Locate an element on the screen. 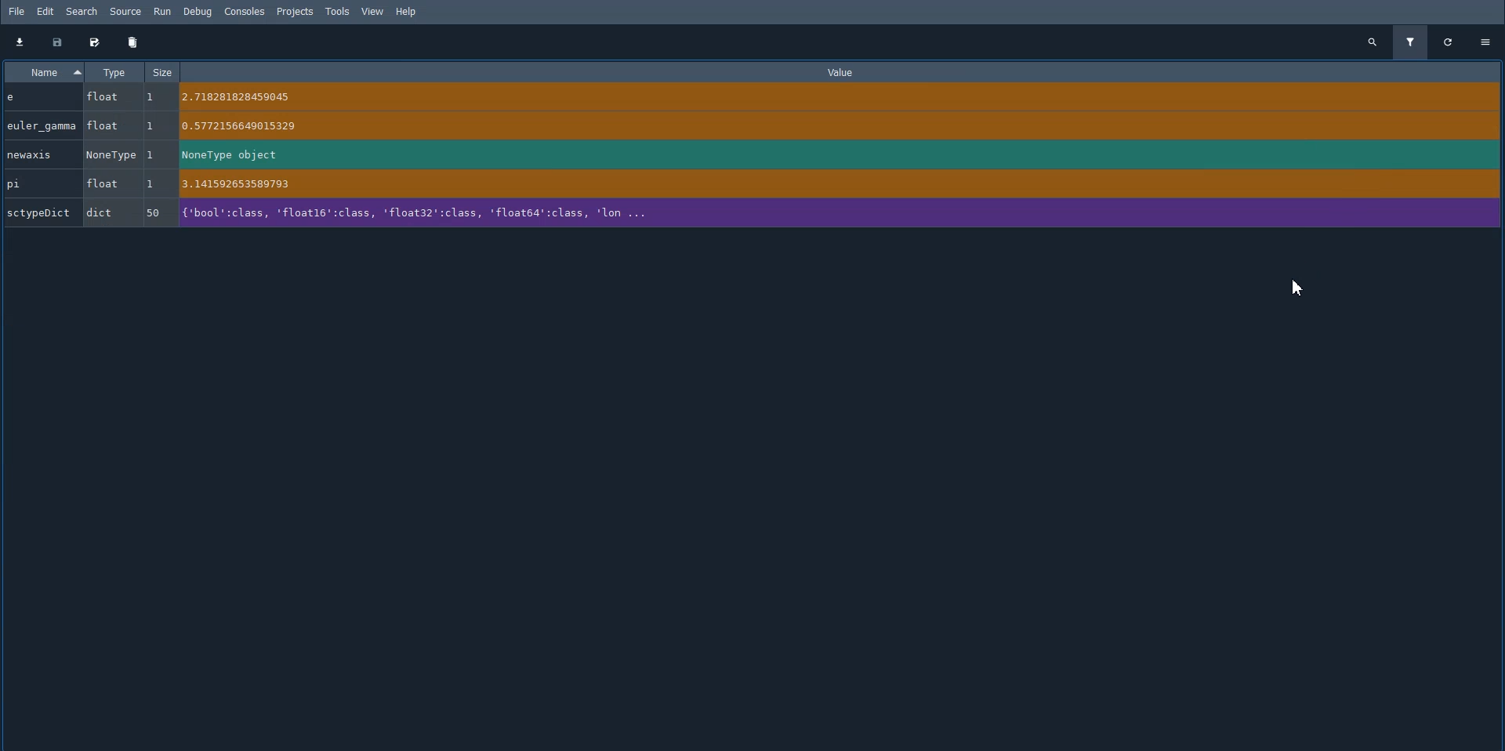 The height and width of the screenshot is (751, 1505). pi is located at coordinates (42, 184).